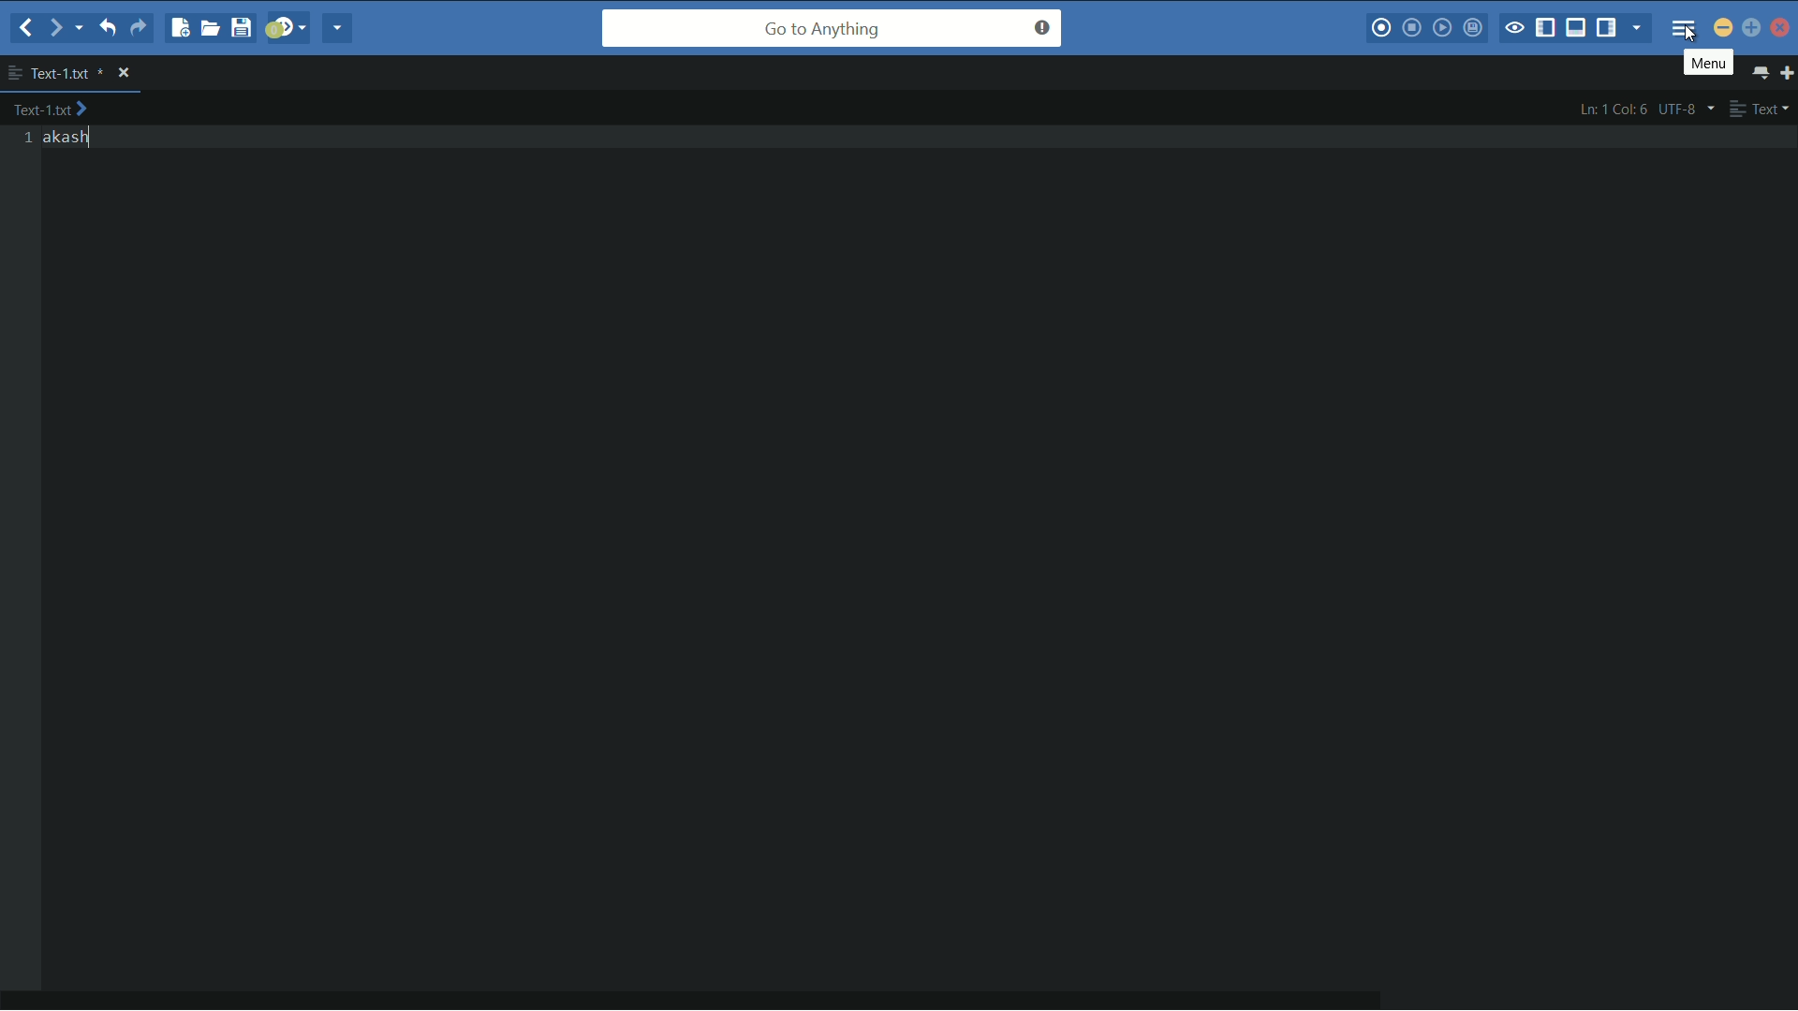 The image size is (1798, 1011). What do you see at coordinates (63, 74) in the screenshot?
I see `file name` at bounding box center [63, 74].